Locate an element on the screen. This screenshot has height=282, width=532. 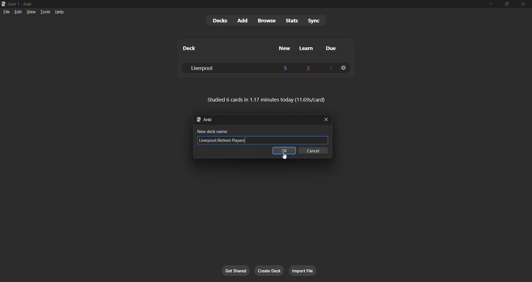
deck settings is located at coordinates (344, 68).